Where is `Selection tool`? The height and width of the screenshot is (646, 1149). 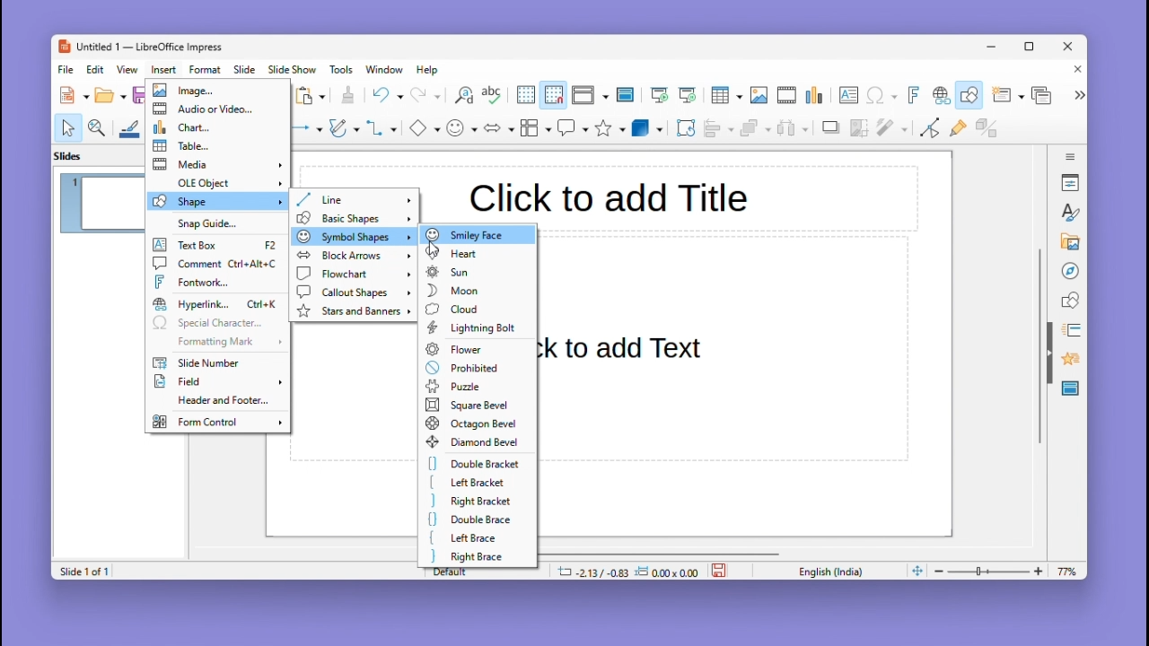
Selection tool is located at coordinates (67, 127).